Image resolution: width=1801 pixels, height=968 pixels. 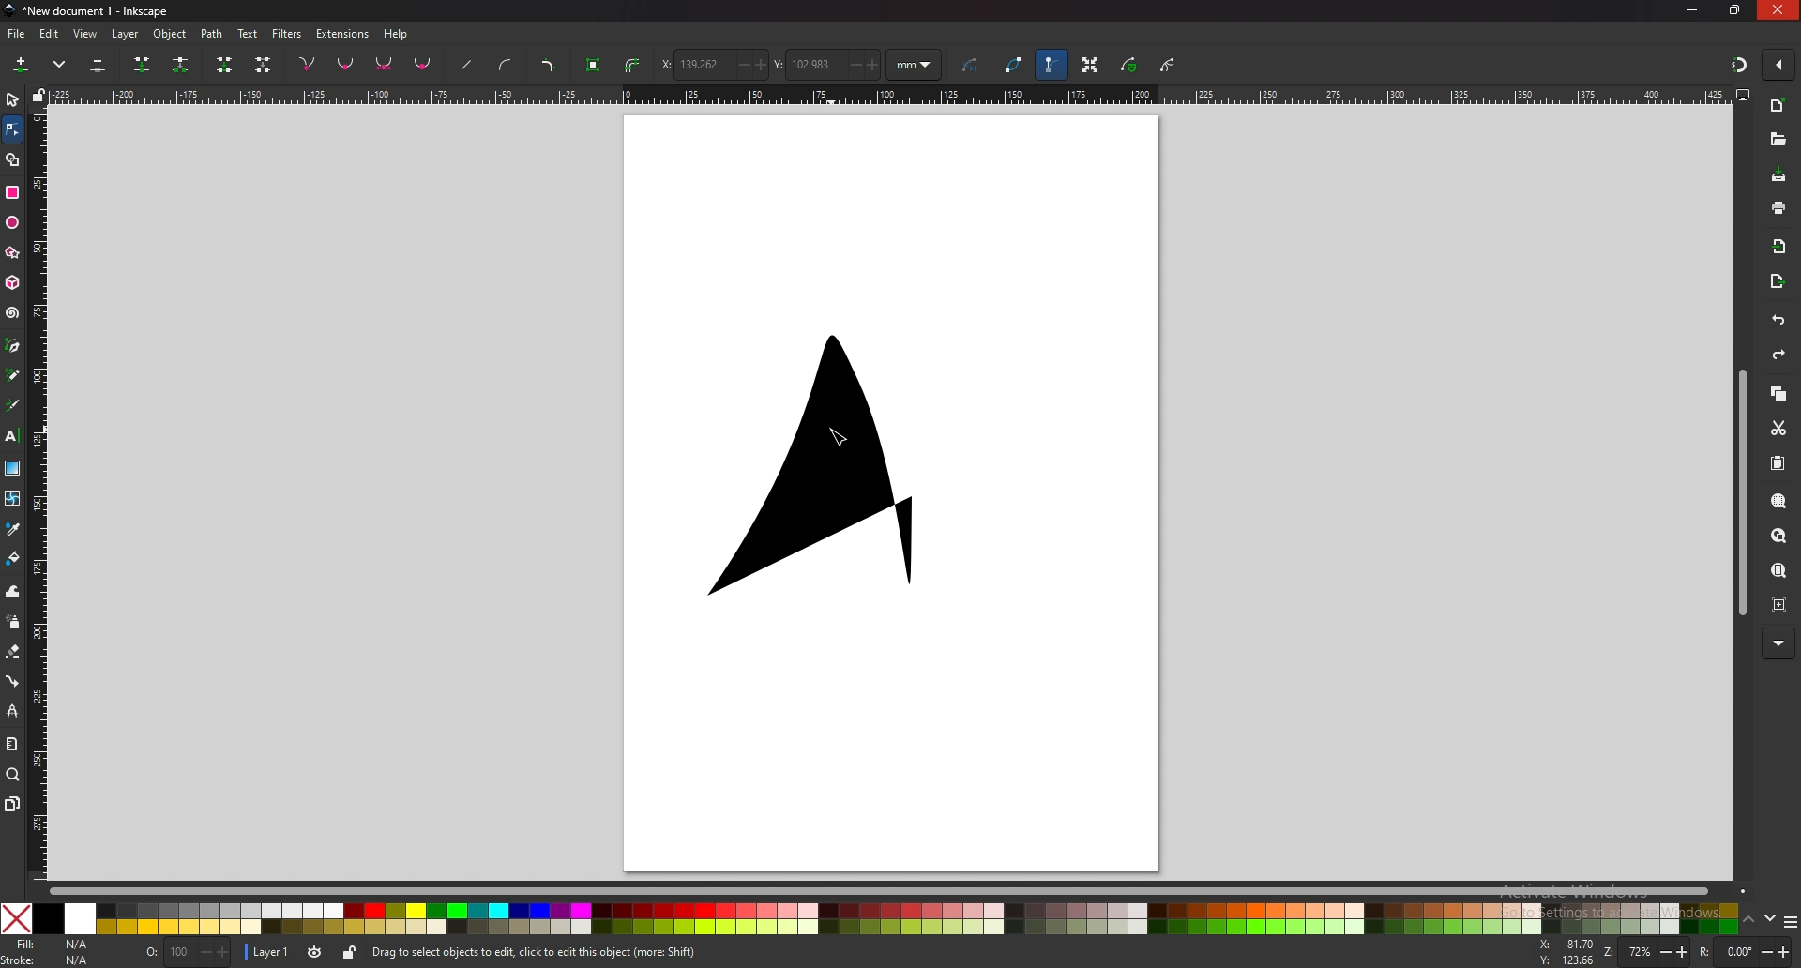 What do you see at coordinates (352, 953) in the screenshot?
I see `lock` at bounding box center [352, 953].